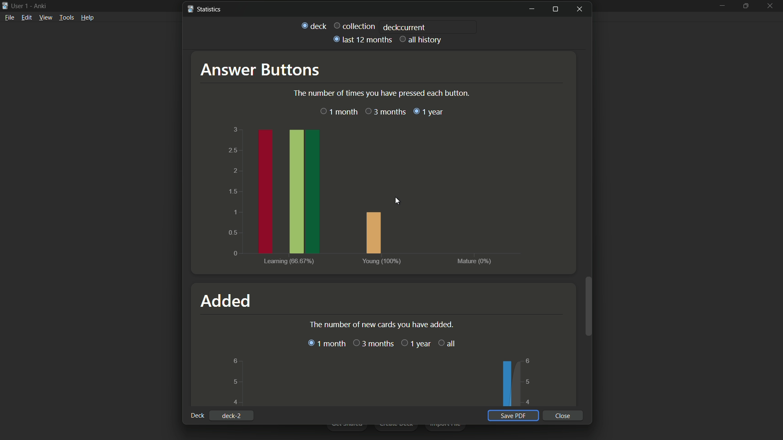  I want to click on cursor, so click(394, 198).